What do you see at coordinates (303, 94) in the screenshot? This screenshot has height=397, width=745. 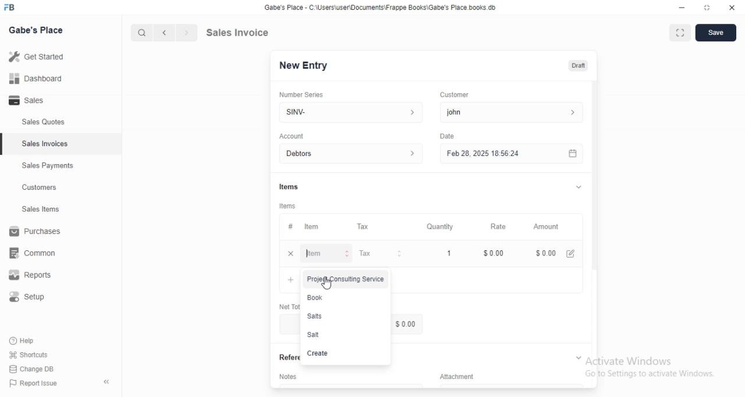 I see `‘Number Series.` at bounding box center [303, 94].